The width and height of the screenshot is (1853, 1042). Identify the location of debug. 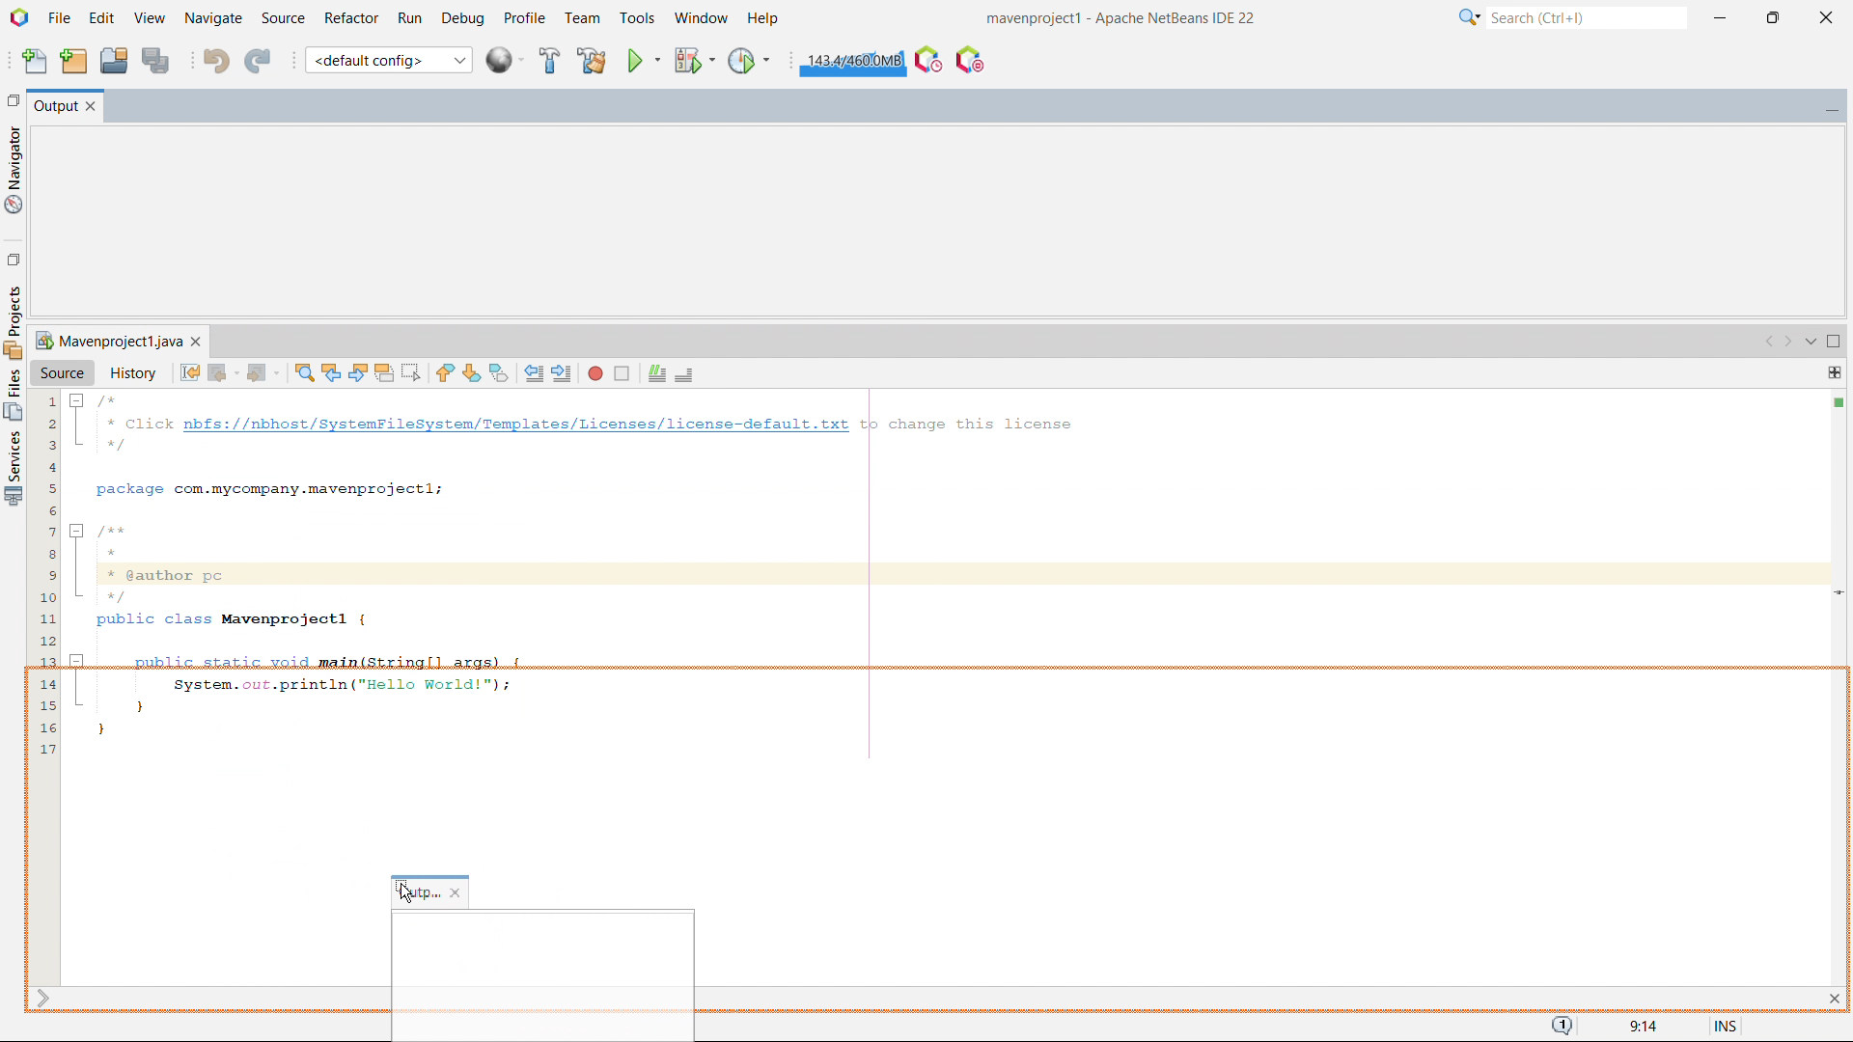
(462, 19).